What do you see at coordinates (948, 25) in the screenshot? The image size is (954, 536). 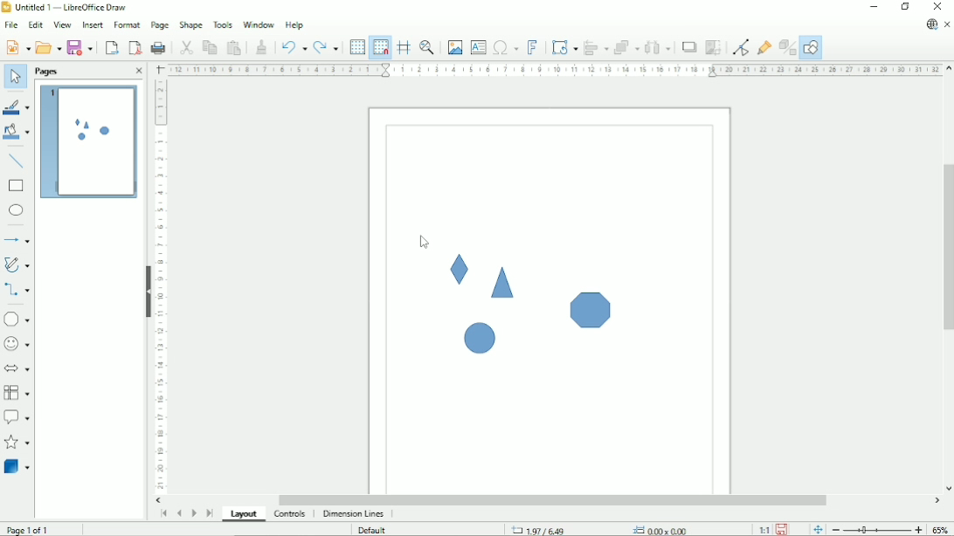 I see `Close document` at bounding box center [948, 25].